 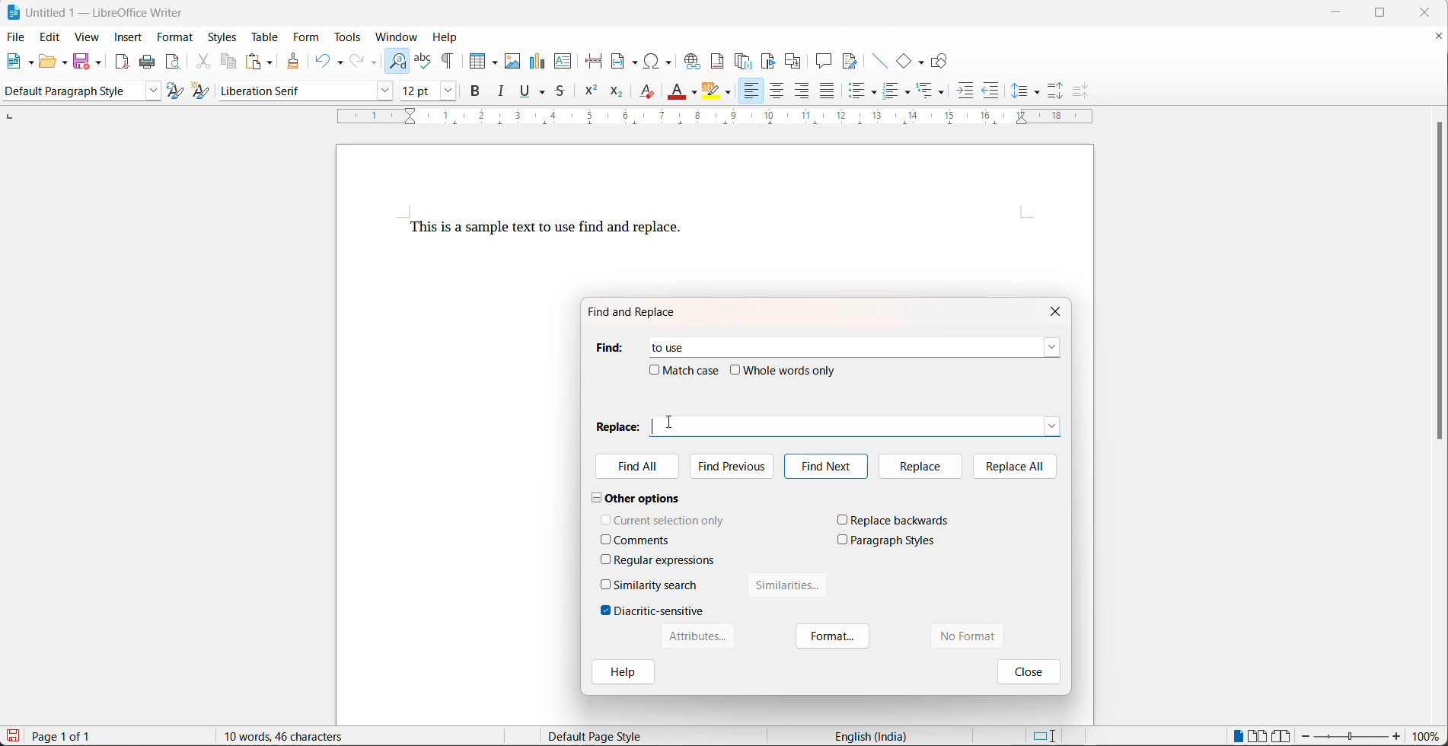 What do you see at coordinates (129, 37) in the screenshot?
I see `insert` at bounding box center [129, 37].